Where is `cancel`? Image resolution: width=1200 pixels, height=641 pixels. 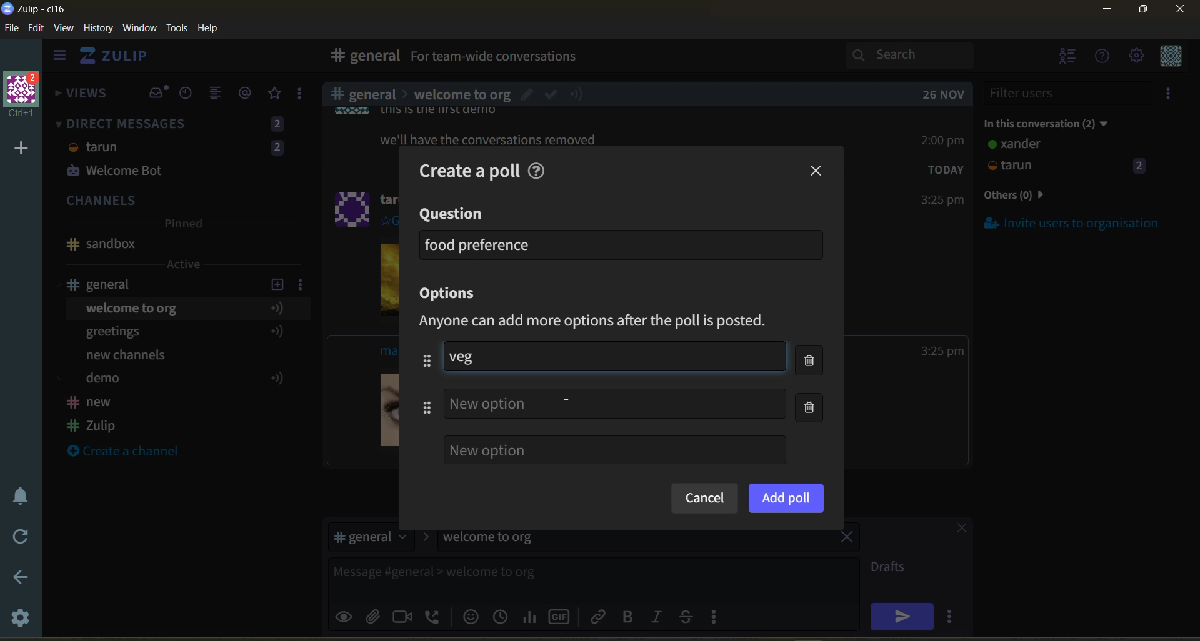 cancel is located at coordinates (704, 499).